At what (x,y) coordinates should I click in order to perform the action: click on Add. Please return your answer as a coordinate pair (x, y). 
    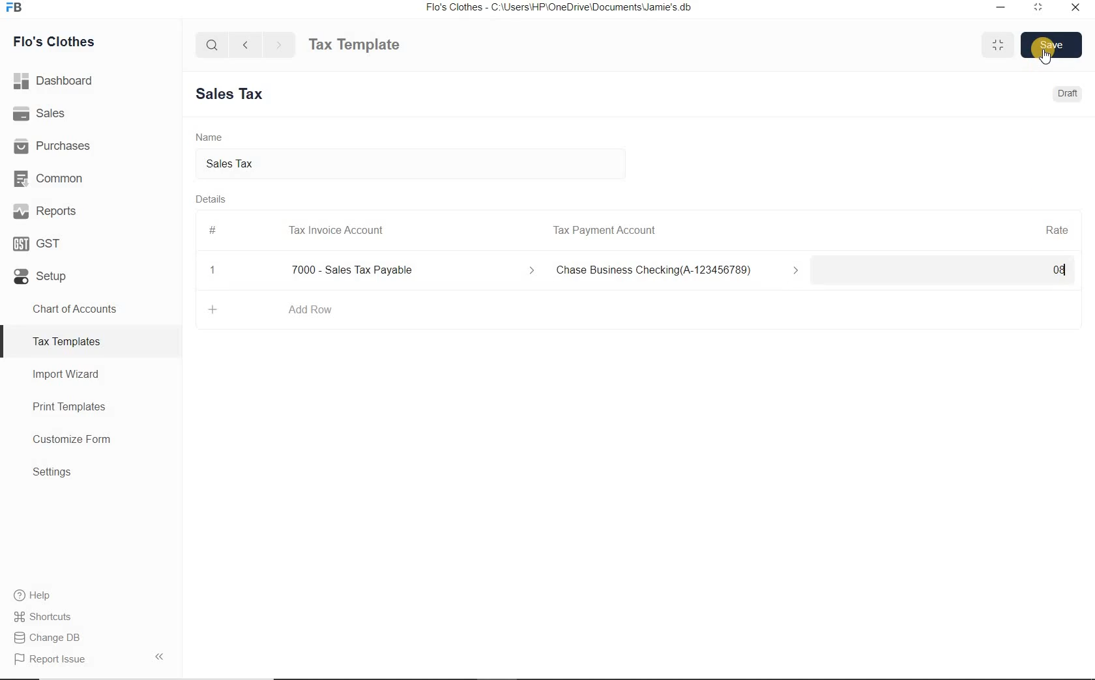
    Looking at the image, I should click on (214, 309).